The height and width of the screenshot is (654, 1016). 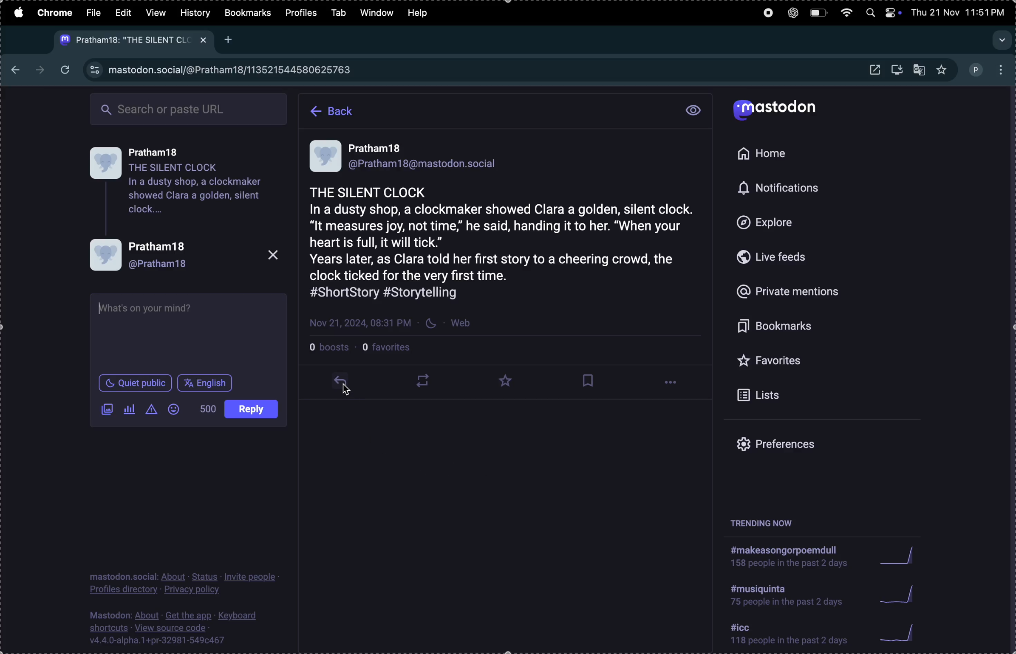 What do you see at coordinates (172, 406) in the screenshot?
I see `add emoji` at bounding box center [172, 406].